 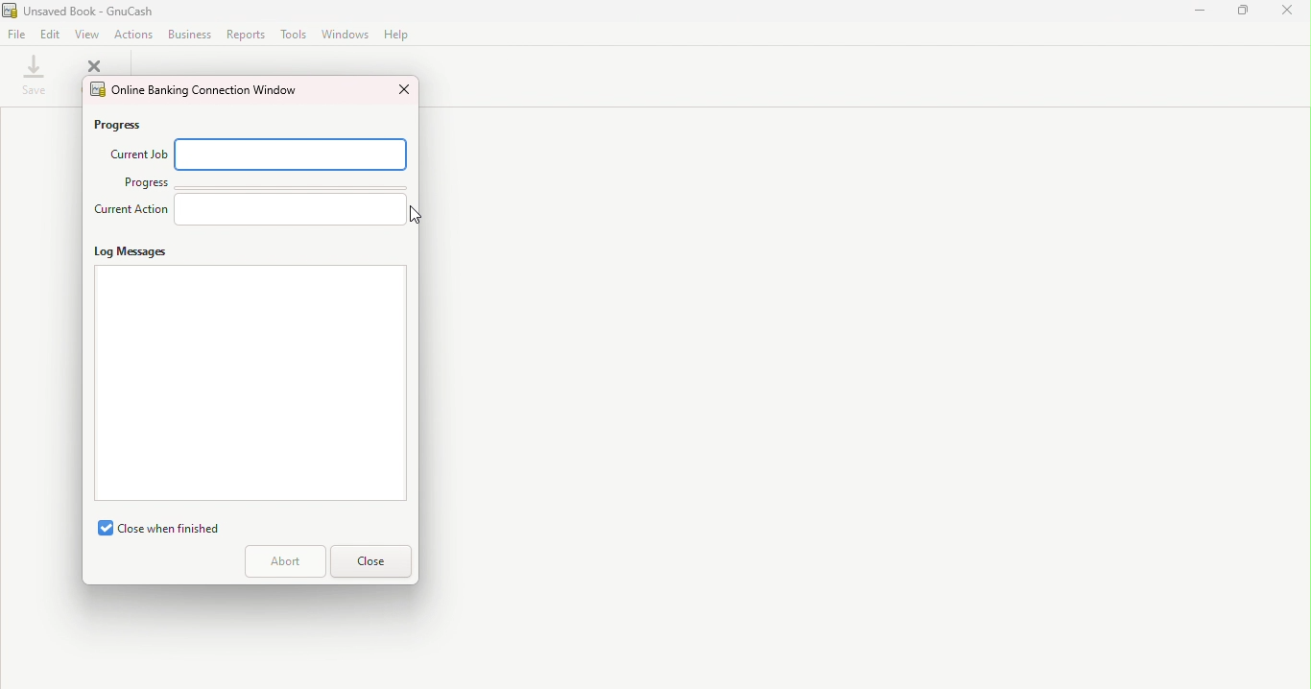 I want to click on Text box, so click(x=296, y=155).